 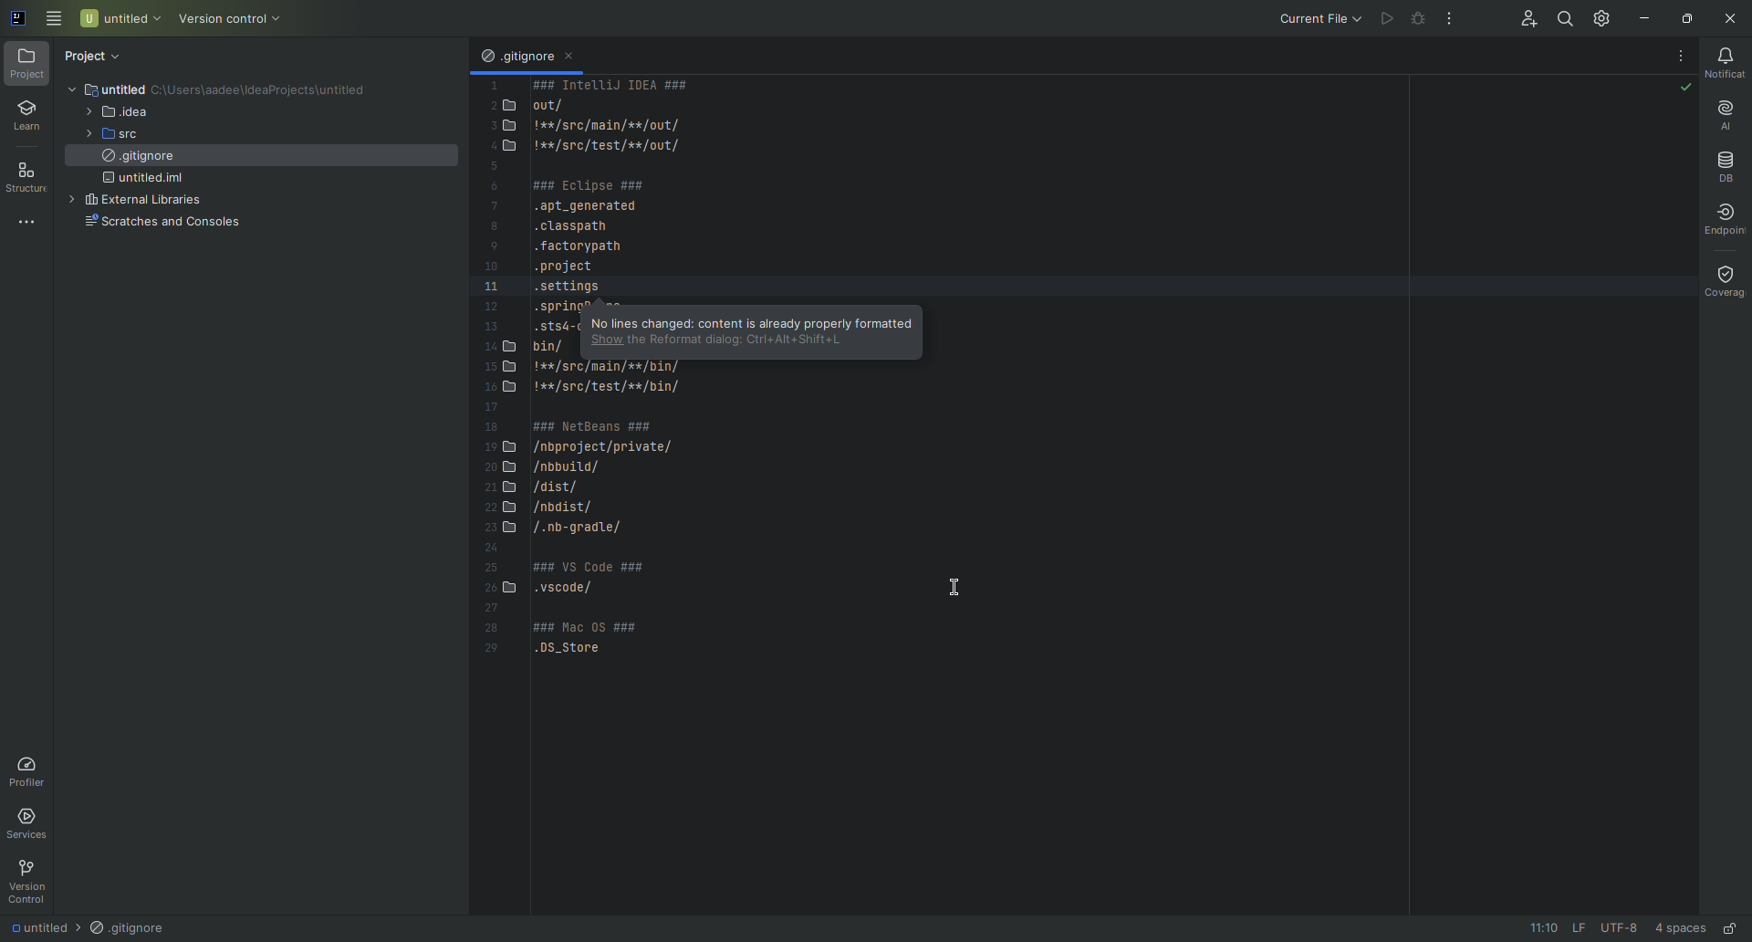 What do you see at coordinates (1446, 20) in the screenshot?
I see `More Actions` at bounding box center [1446, 20].